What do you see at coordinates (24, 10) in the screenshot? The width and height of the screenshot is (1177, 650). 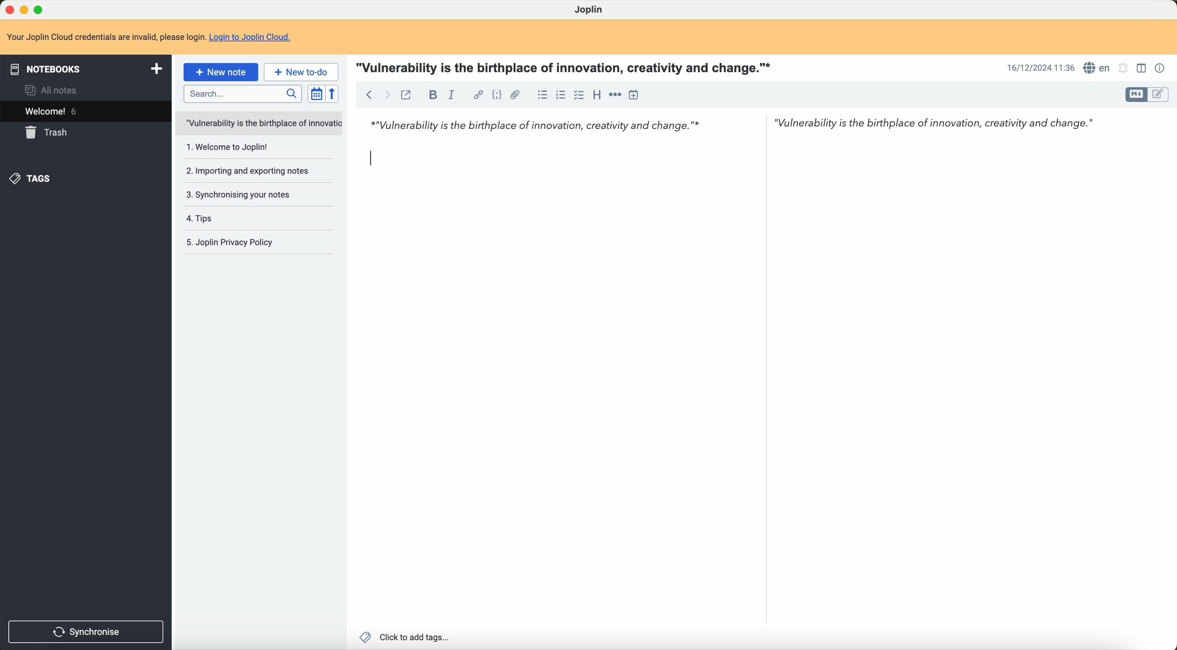 I see `minimize` at bounding box center [24, 10].